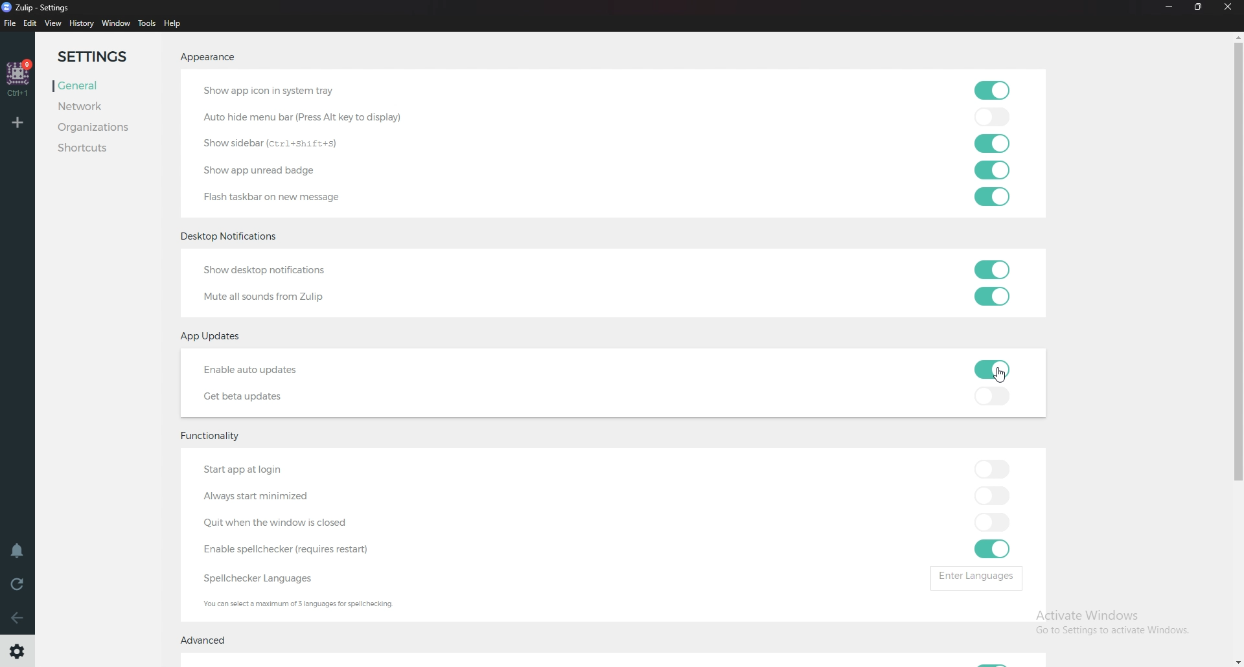  Describe the element at coordinates (263, 497) in the screenshot. I see `Always start minimized` at that location.